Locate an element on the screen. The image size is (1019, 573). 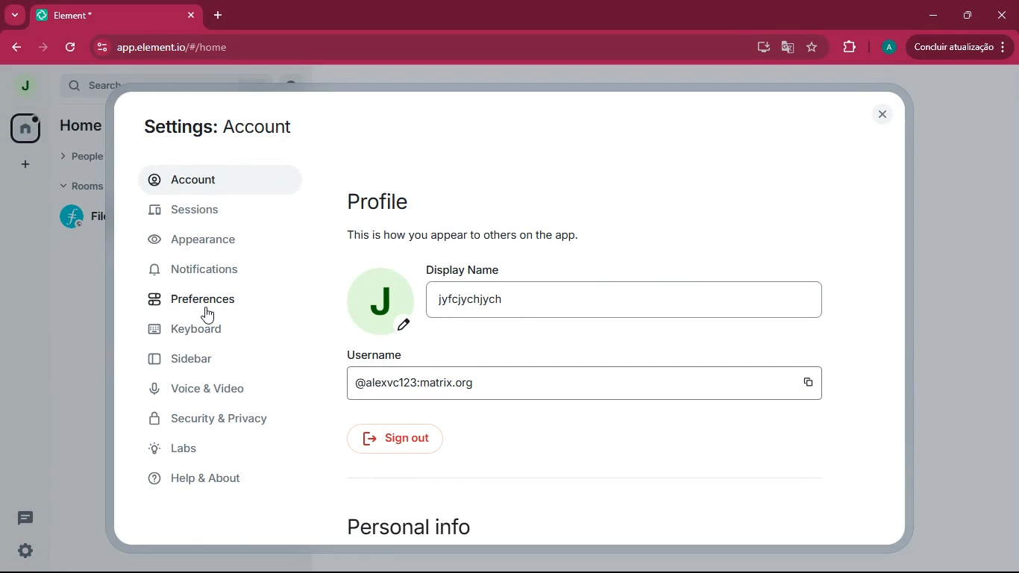
close is located at coordinates (883, 113).